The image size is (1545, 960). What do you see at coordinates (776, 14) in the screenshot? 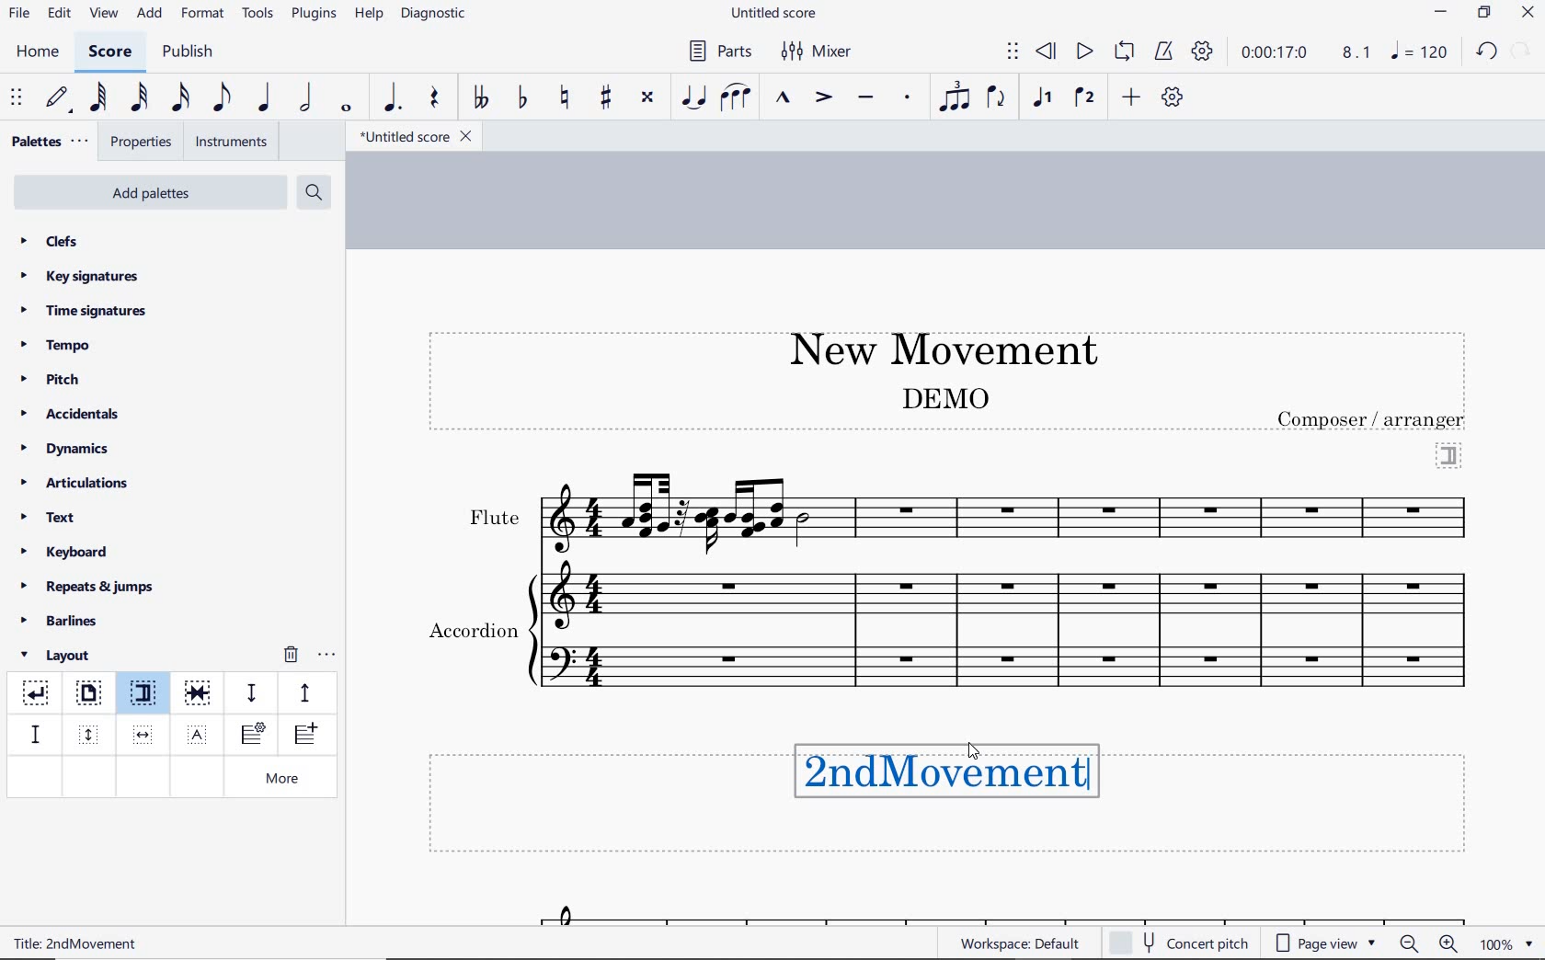
I see `file name` at bounding box center [776, 14].